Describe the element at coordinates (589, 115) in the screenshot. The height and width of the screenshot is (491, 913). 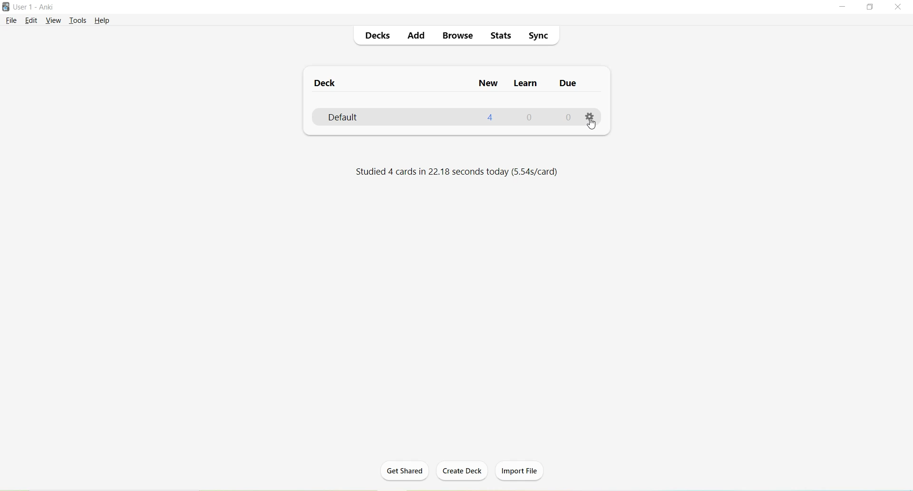
I see `Options` at that location.